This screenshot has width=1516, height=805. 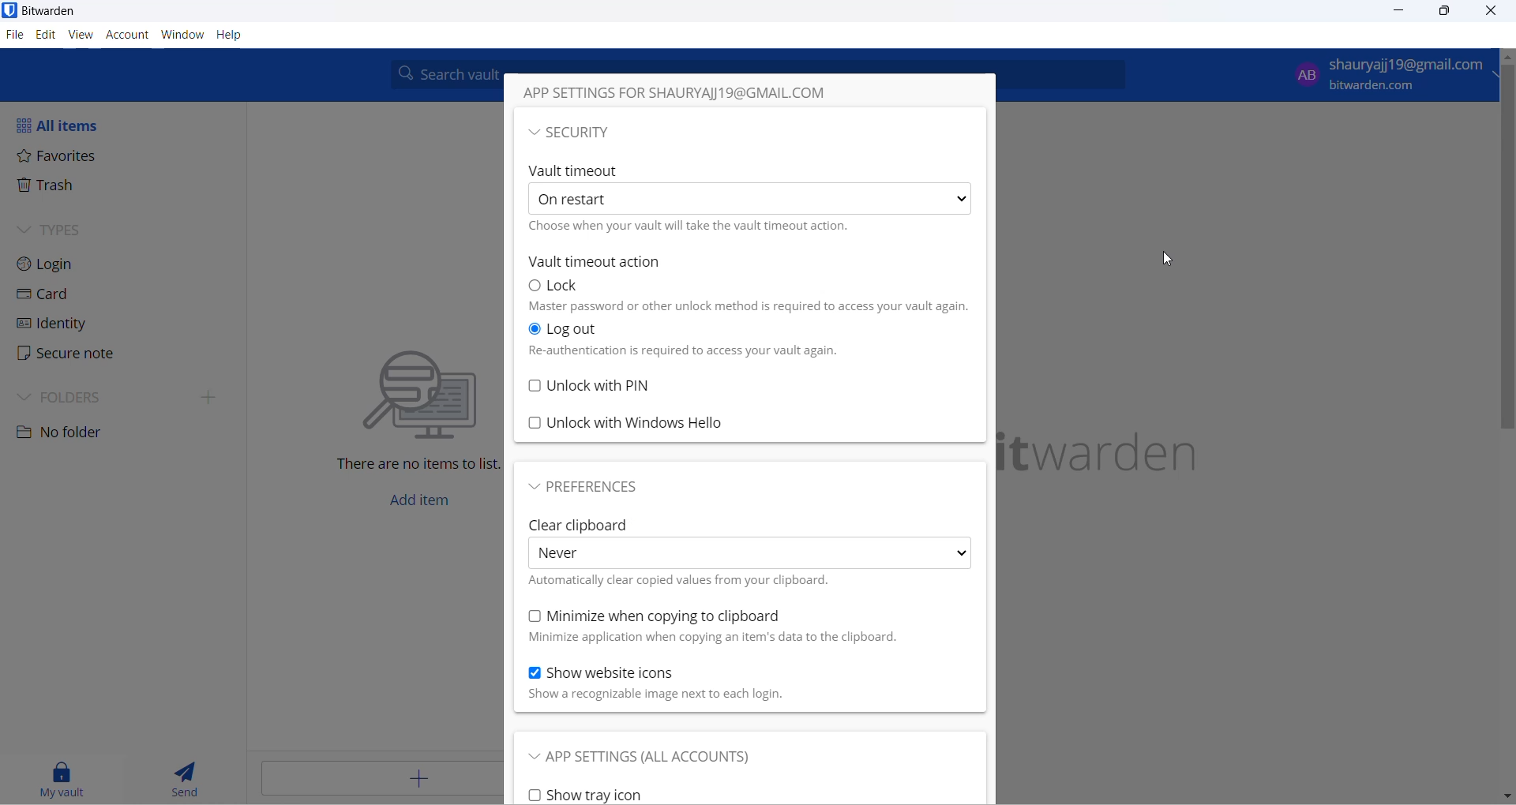 I want to click on send , so click(x=186, y=778).